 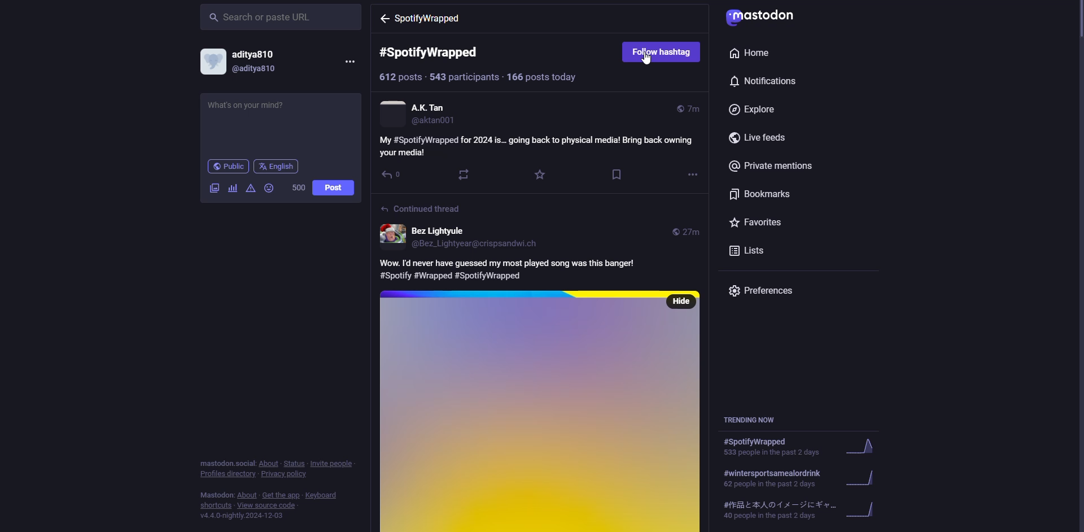 What do you see at coordinates (692, 175) in the screenshot?
I see `more` at bounding box center [692, 175].